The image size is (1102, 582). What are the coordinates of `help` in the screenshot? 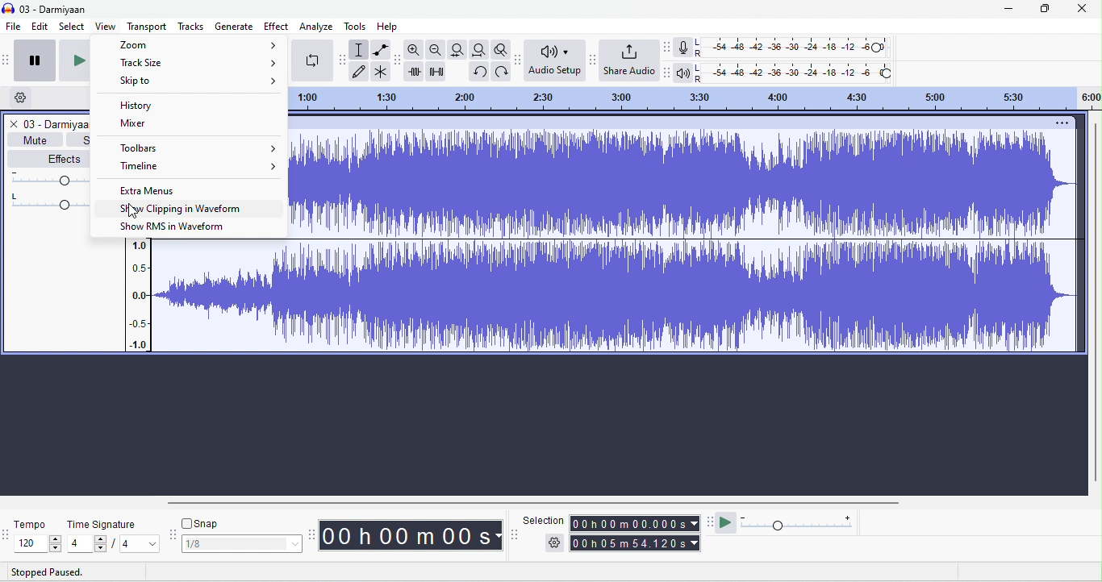 It's located at (389, 27).